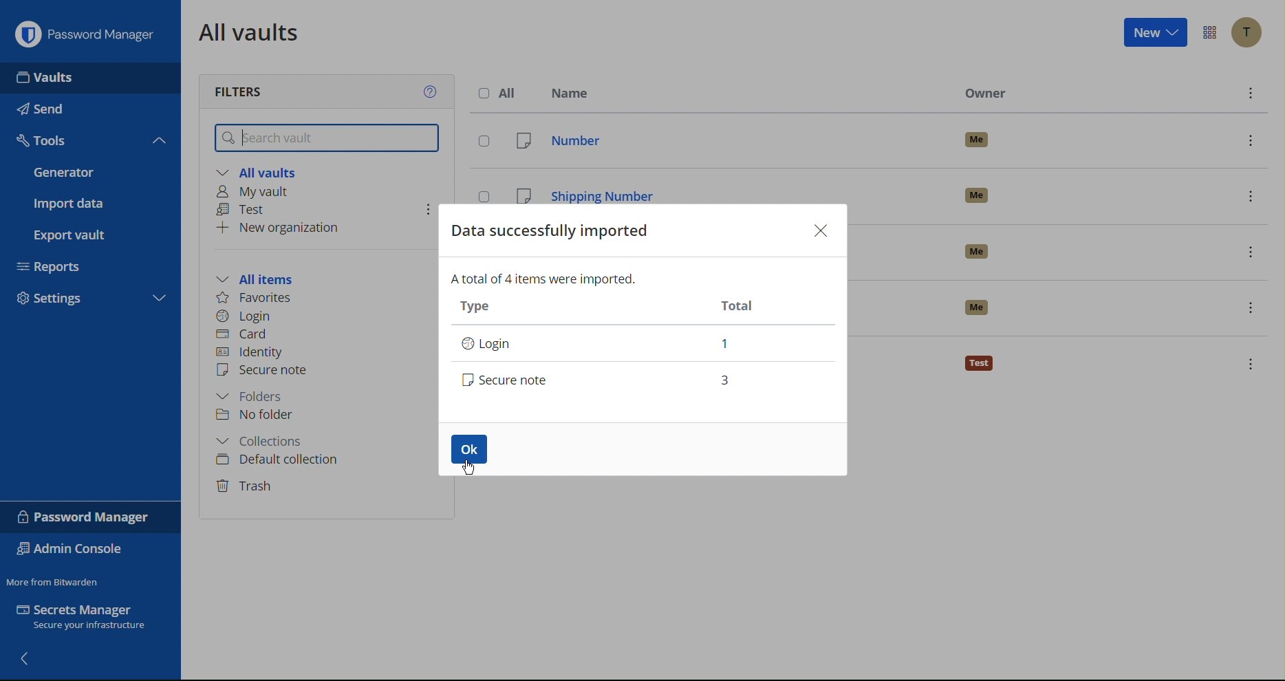 The image size is (1285, 681). What do you see at coordinates (469, 468) in the screenshot?
I see `cursor` at bounding box center [469, 468].